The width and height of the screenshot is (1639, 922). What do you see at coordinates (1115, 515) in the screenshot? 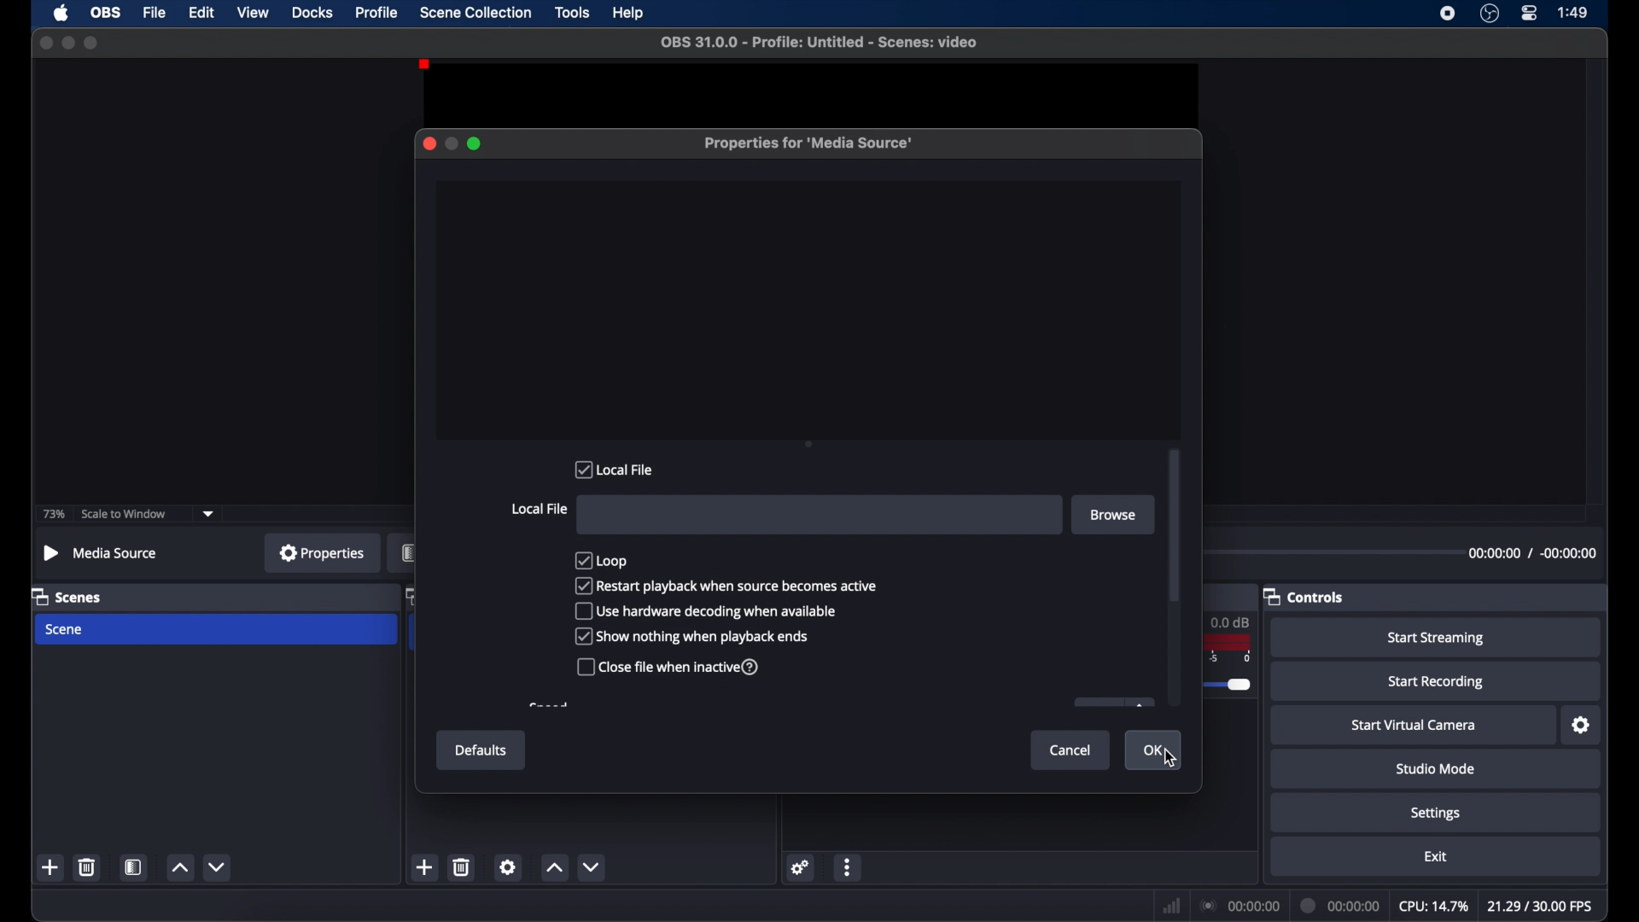
I see `browse` at bounding box center [1115, 515].